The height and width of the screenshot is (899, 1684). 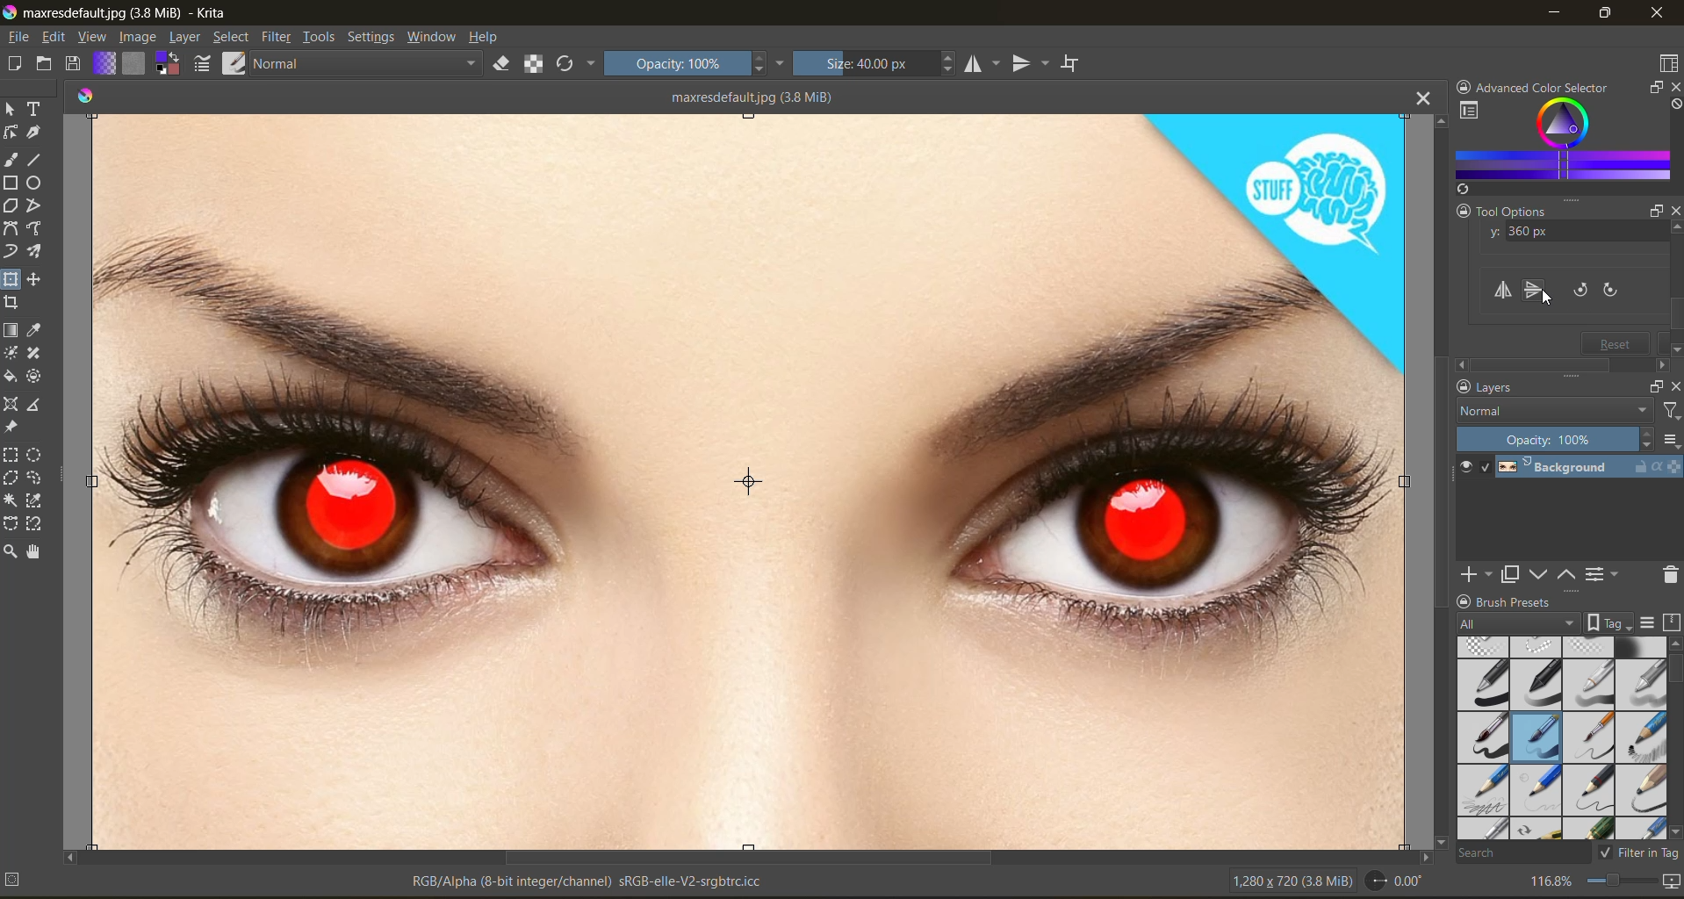 I want to click on tool, so click(x=36, y=525).